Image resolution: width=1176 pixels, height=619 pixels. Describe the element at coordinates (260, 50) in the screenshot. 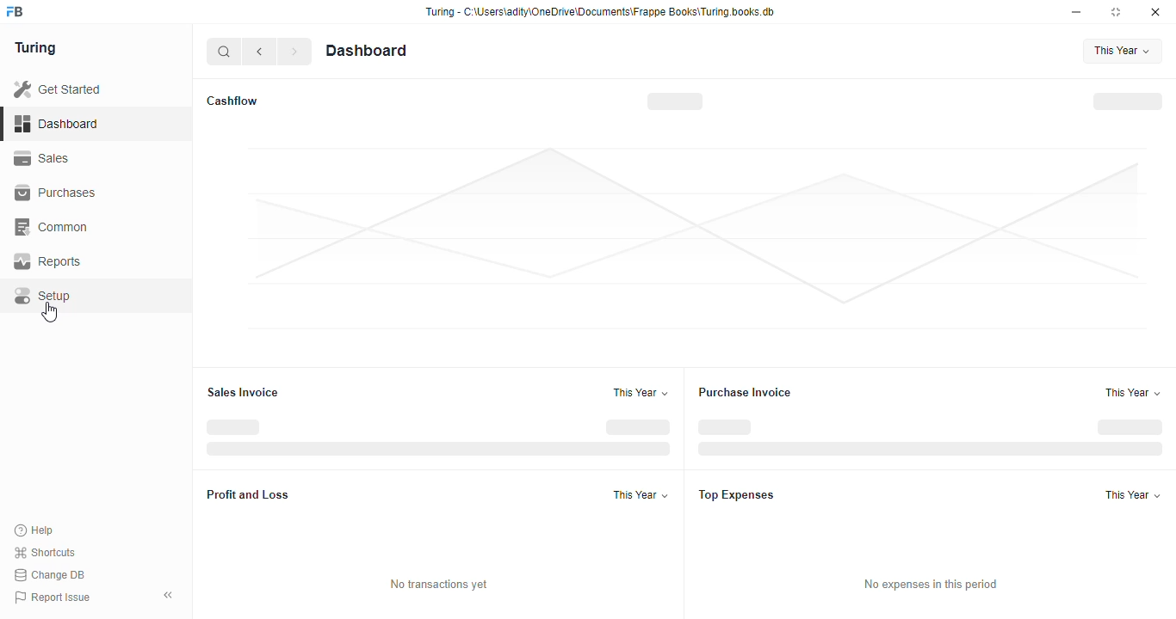

I see `go back` at that location.